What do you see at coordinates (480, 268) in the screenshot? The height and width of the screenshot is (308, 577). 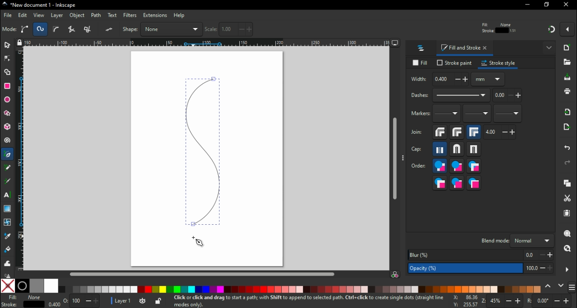 I see `opacity` at bounding box center [480, 268].